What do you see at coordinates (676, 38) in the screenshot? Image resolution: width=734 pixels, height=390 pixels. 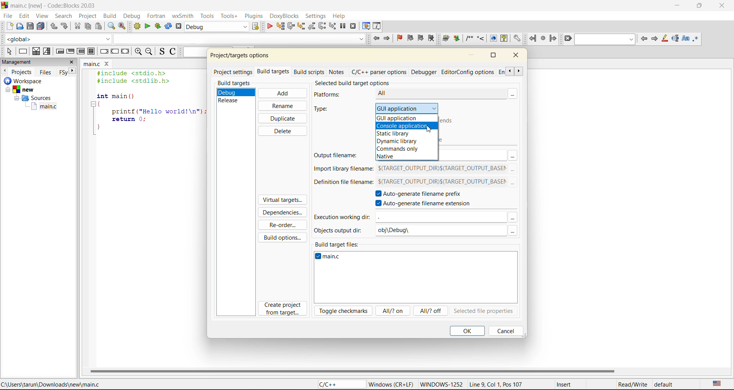 I see `selected text` at bounding box center [676, 38].